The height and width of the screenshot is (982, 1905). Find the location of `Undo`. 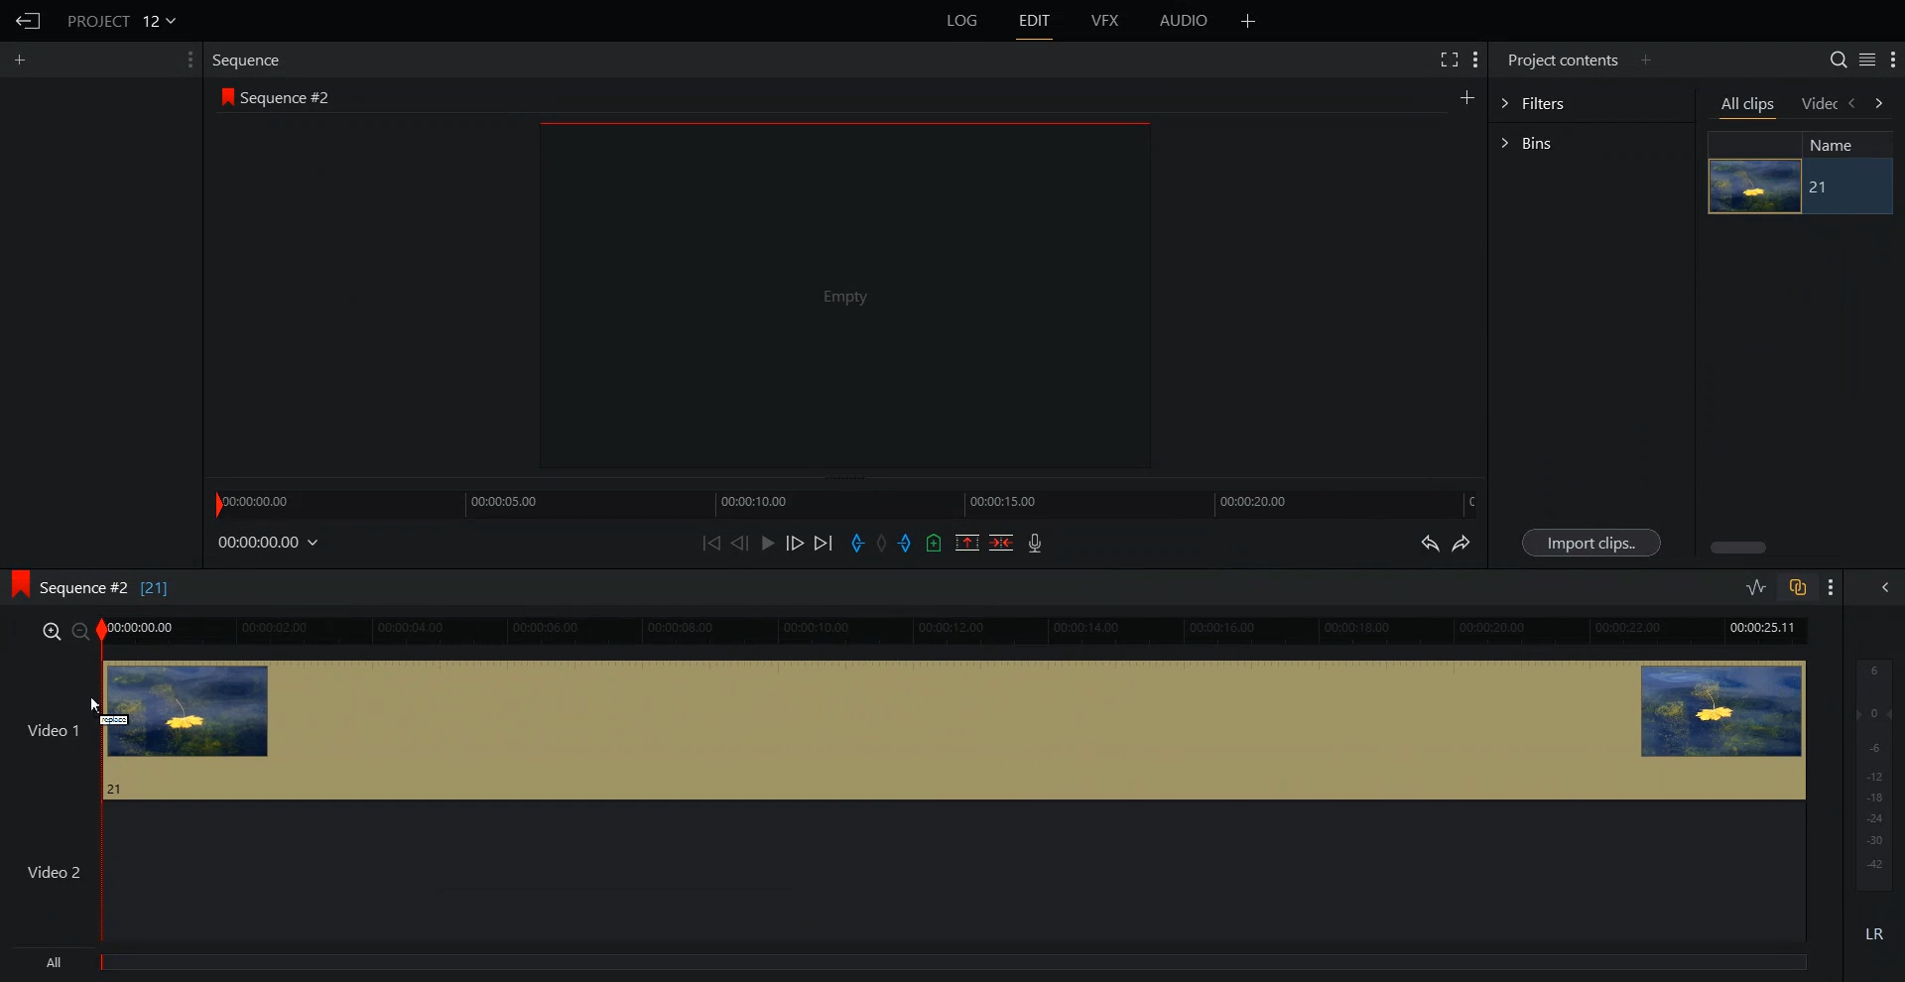

Undo is located at coordinates (1430, 543).